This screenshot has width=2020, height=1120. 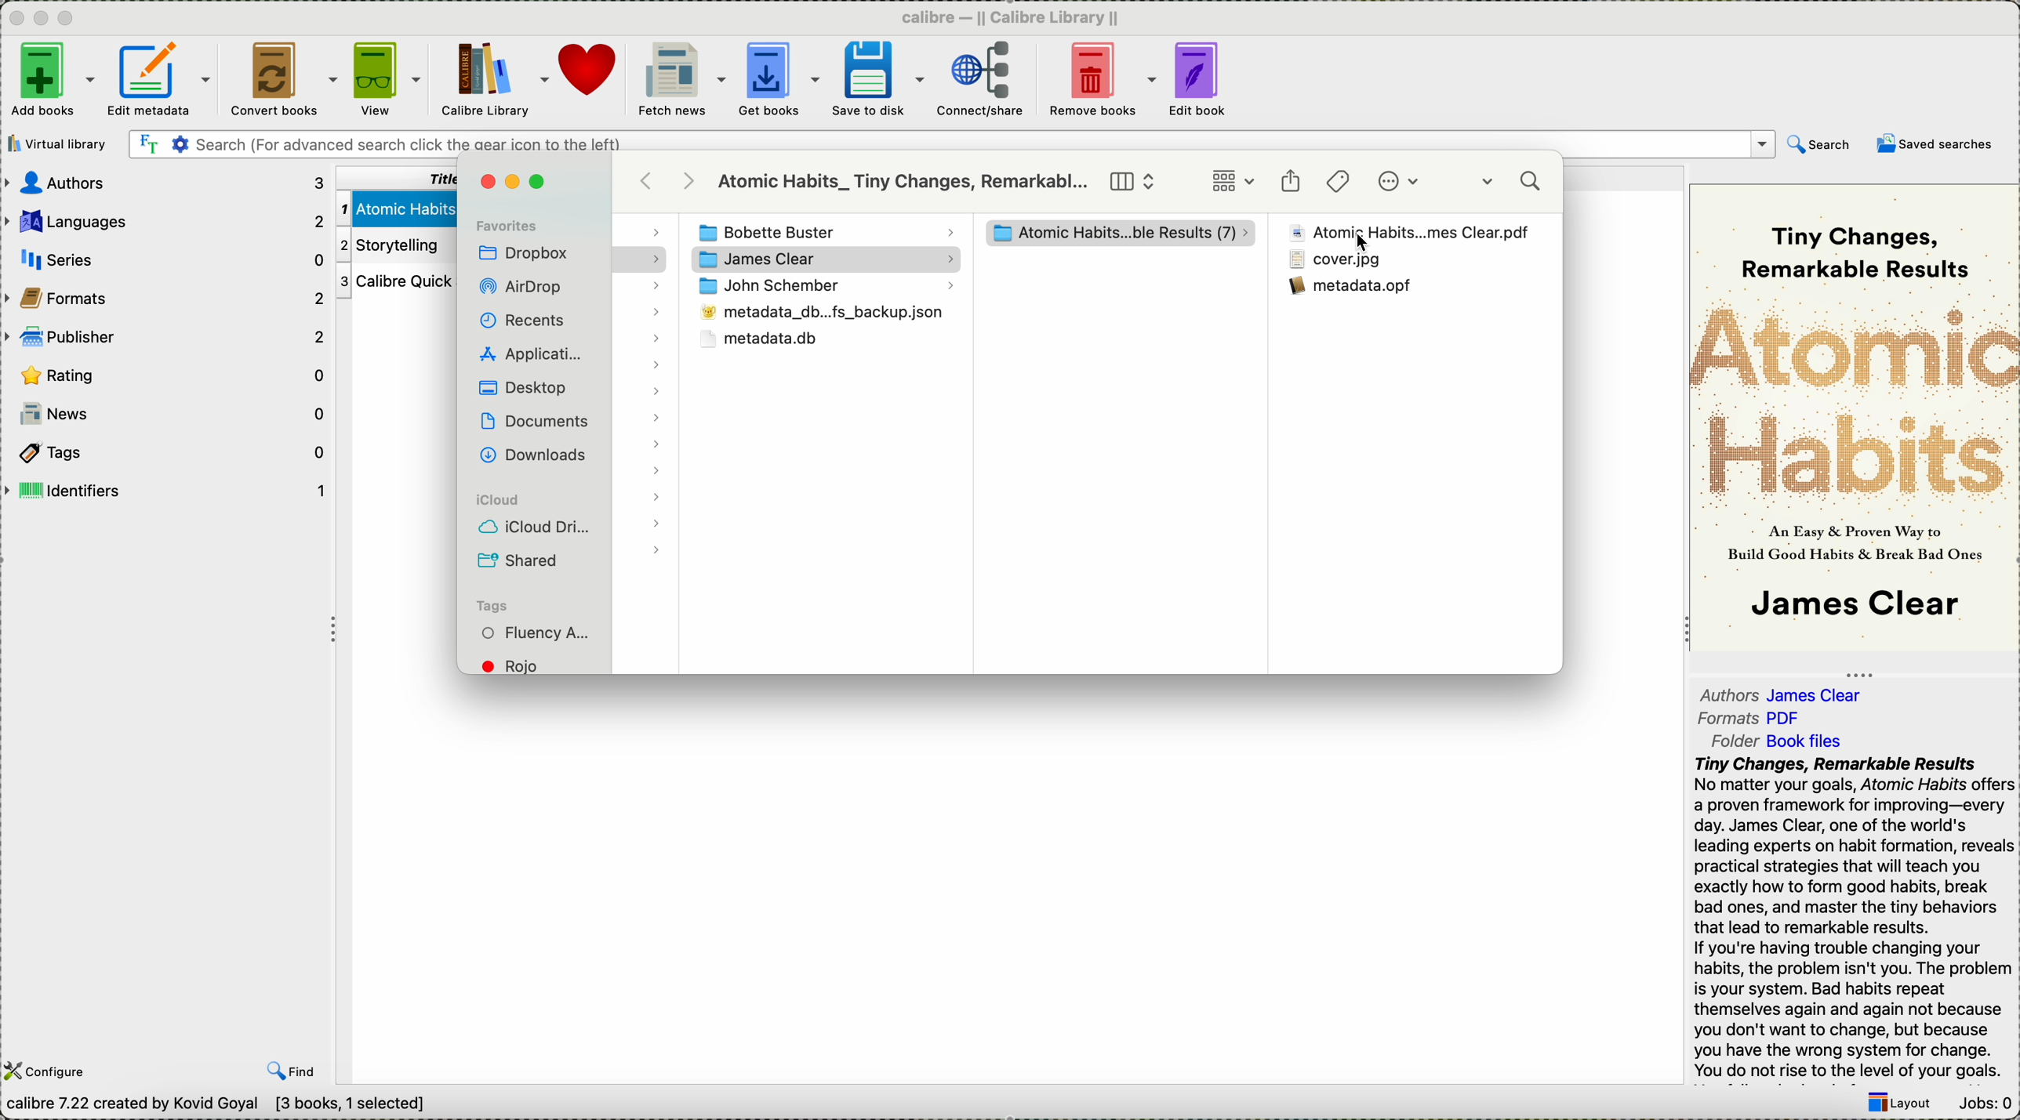 I want to click on minimize window, so click(x=517, y=182).